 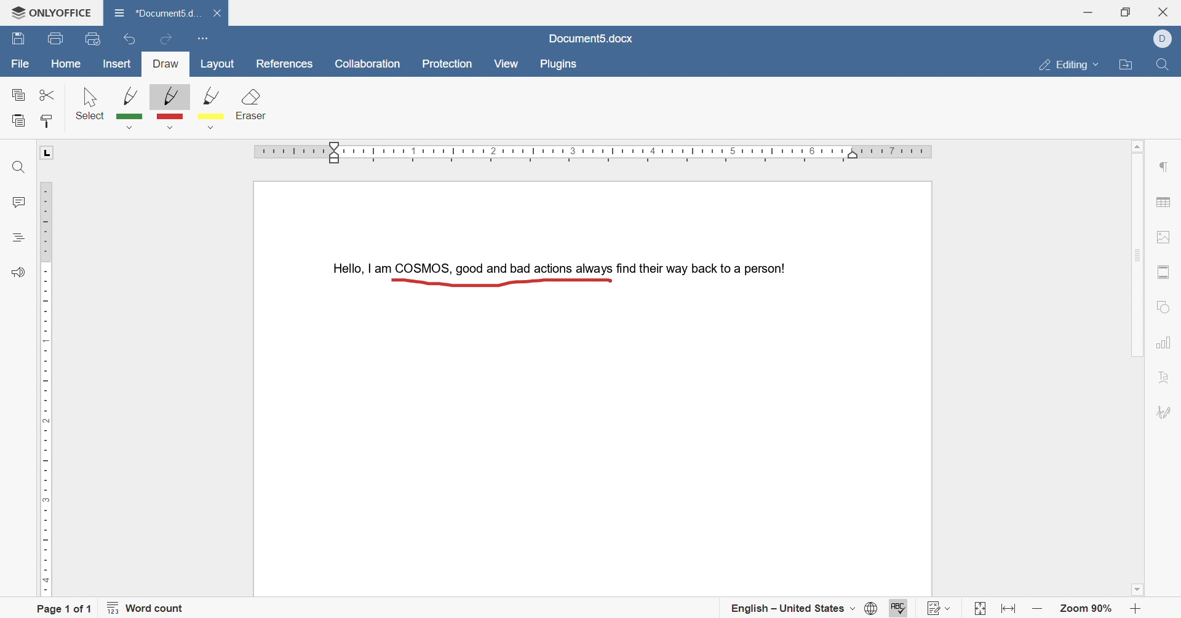 I want to click on find, so click(x=1161, y=68).